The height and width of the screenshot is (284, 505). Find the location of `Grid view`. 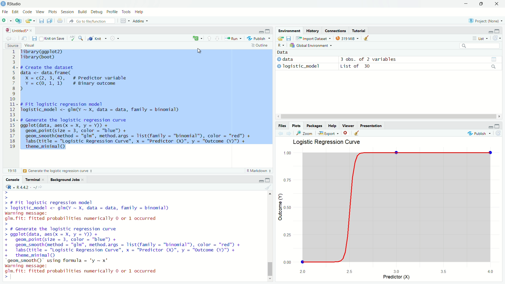

Grid view is located at coordinates (494, 59).